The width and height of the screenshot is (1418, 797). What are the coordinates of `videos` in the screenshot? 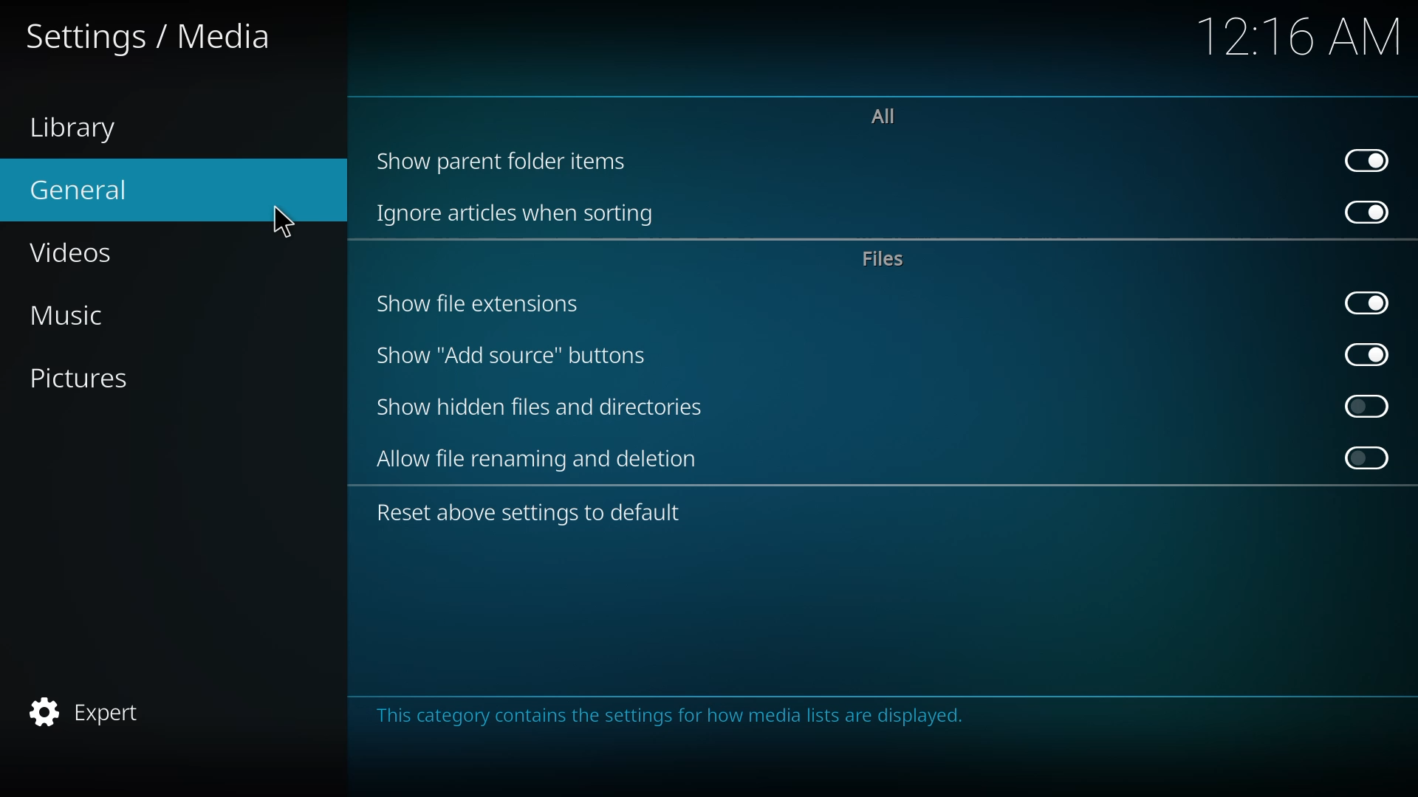 It's located at (87, 251).